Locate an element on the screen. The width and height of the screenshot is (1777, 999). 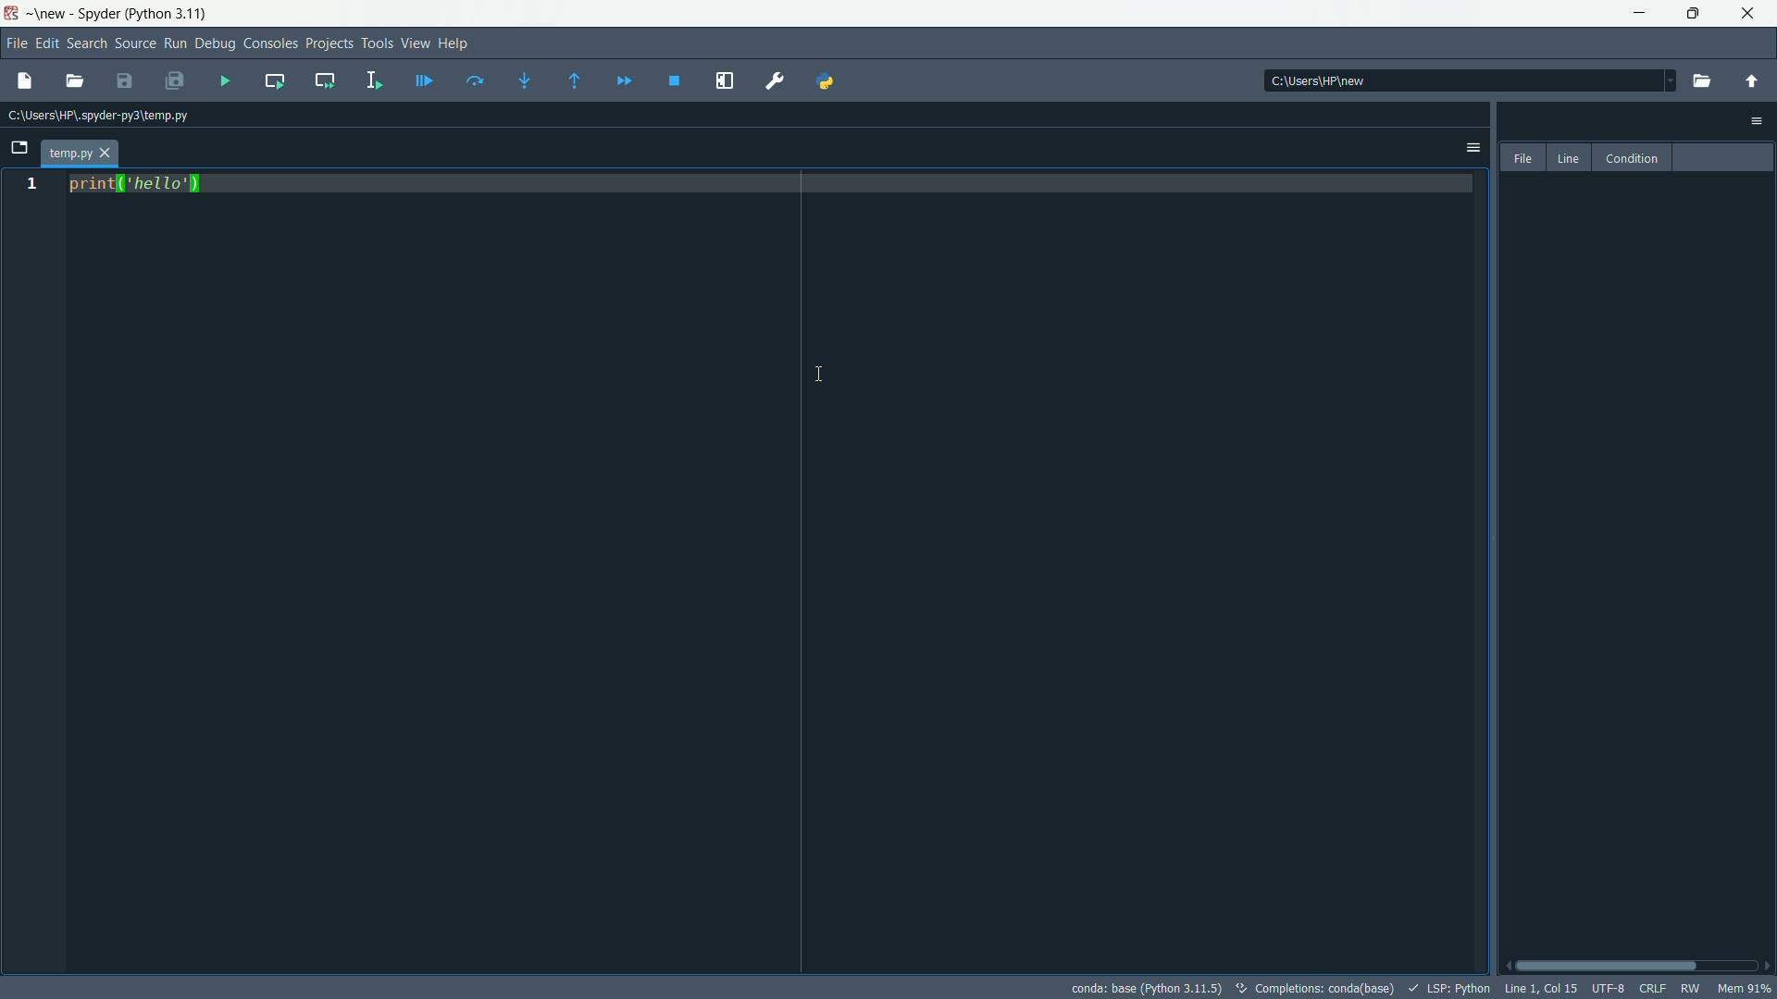
debug file is located at coordinates (423, 82).